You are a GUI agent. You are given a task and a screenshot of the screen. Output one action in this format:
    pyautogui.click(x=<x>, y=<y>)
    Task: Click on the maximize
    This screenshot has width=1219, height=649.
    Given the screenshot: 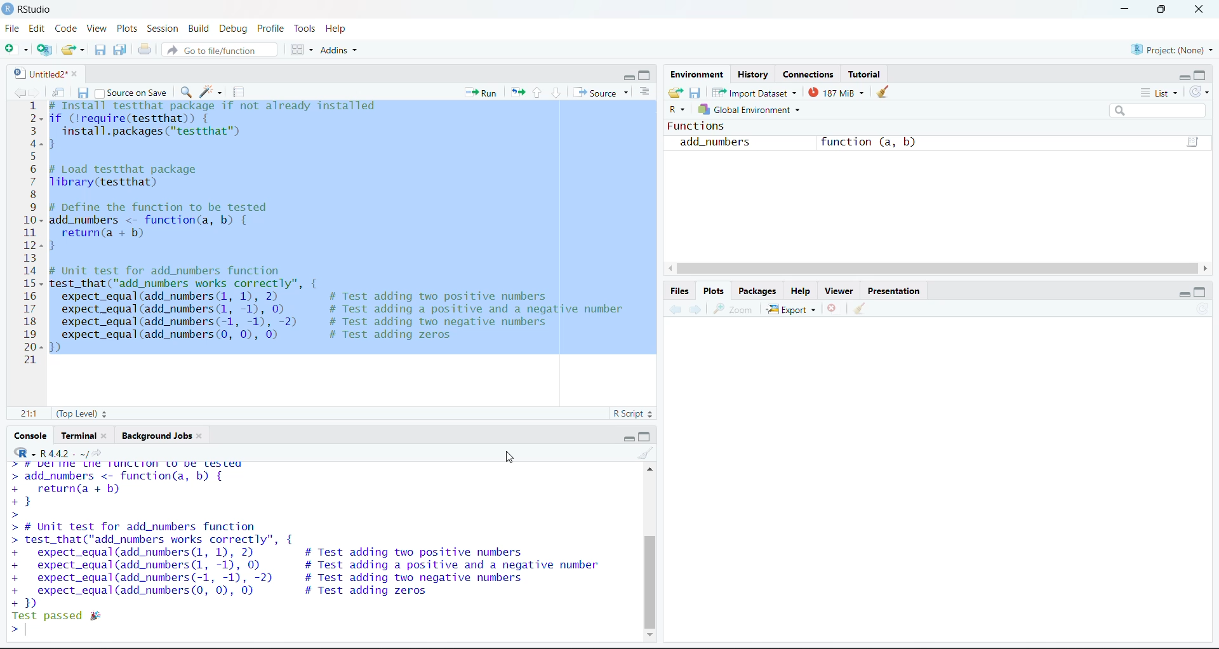 What is the action you would take?
    pyautogui.click(x=644, y=437)
    